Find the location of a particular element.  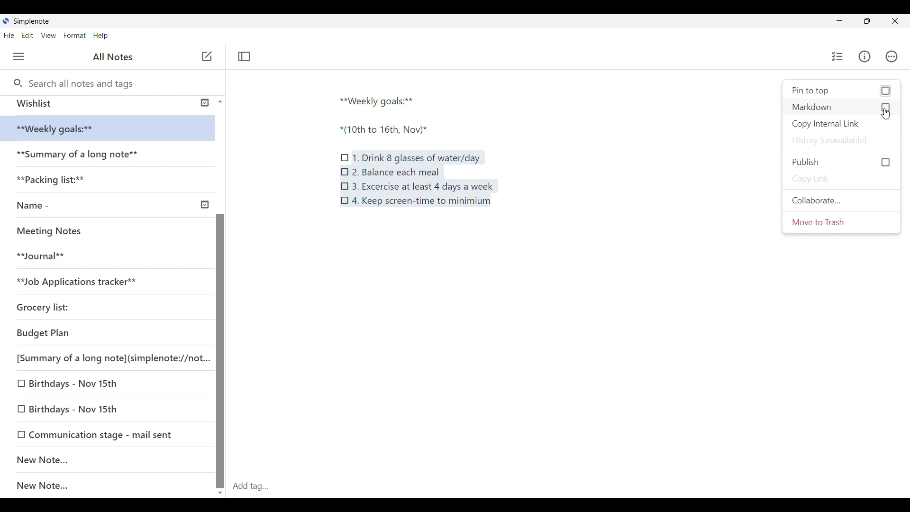

**Packaging list:** is located at coordinates (59, 183).